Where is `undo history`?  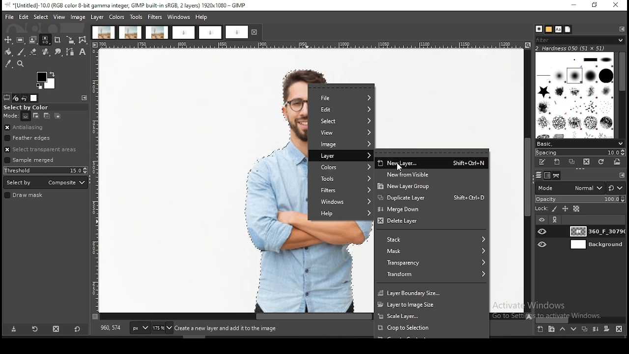 undo history is located at coordinates (24, 98).